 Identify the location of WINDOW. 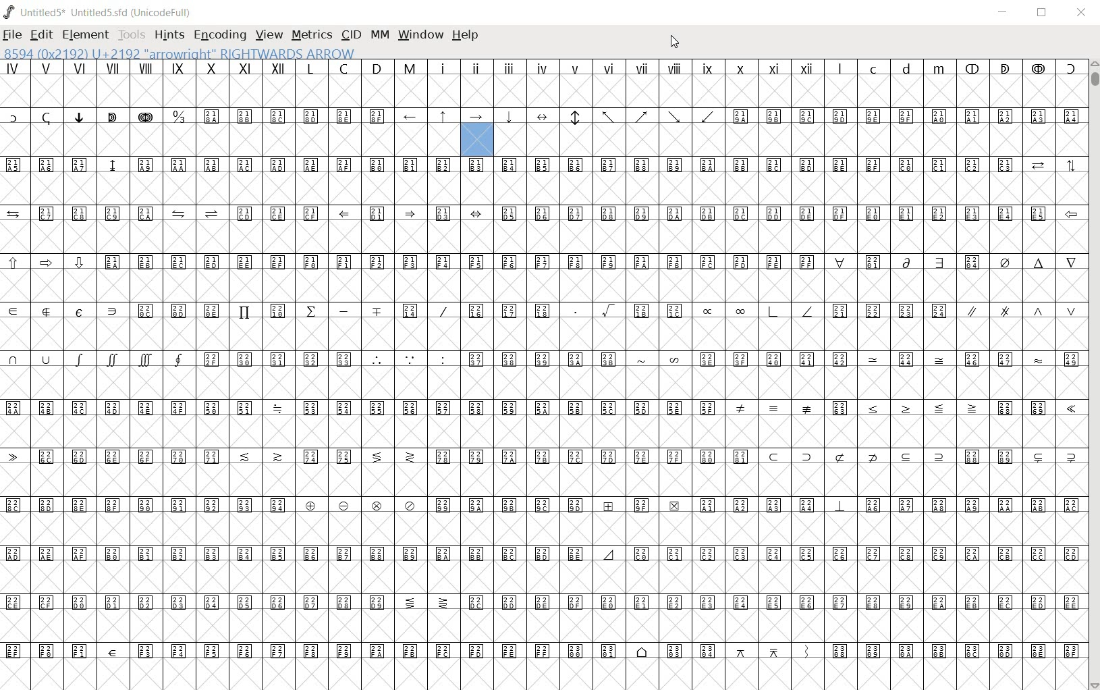
(422, 36).